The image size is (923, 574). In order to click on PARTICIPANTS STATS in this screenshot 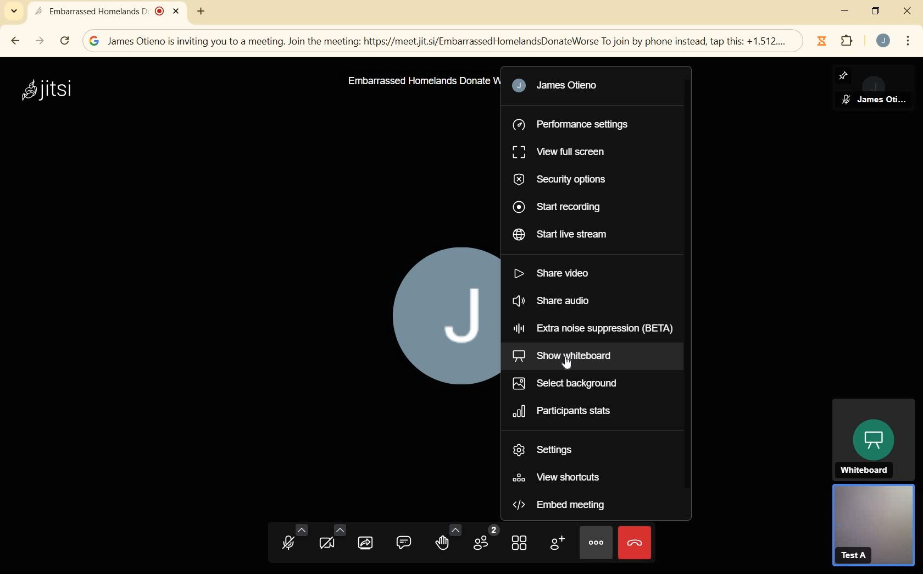, I will do `click(573, 412)`.